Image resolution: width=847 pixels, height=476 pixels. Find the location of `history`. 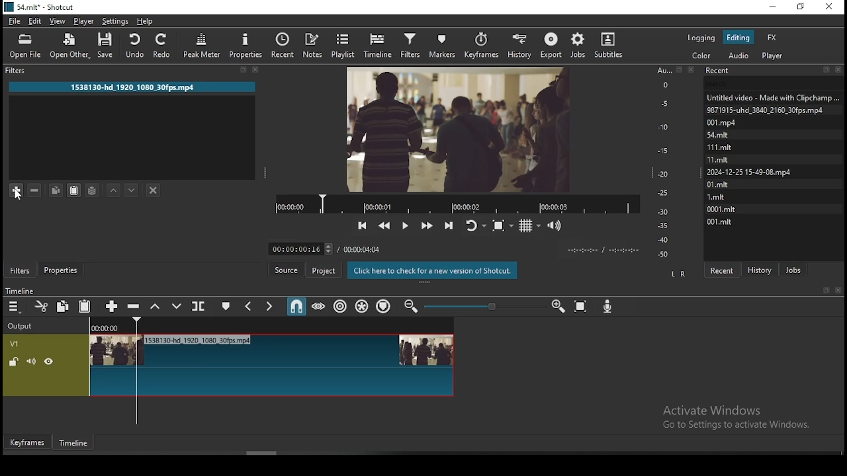

history is located at coordinates (520, 44).